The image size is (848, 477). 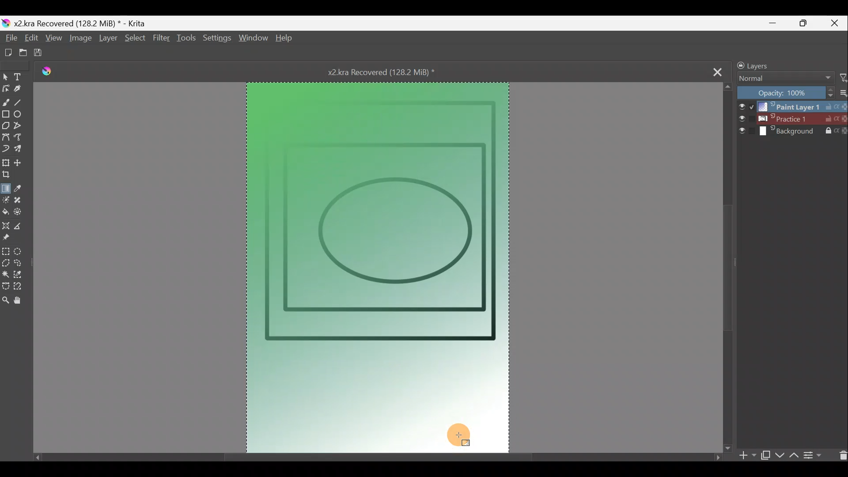 I want to click on Freehand path tool, so click(x=21, y=140).